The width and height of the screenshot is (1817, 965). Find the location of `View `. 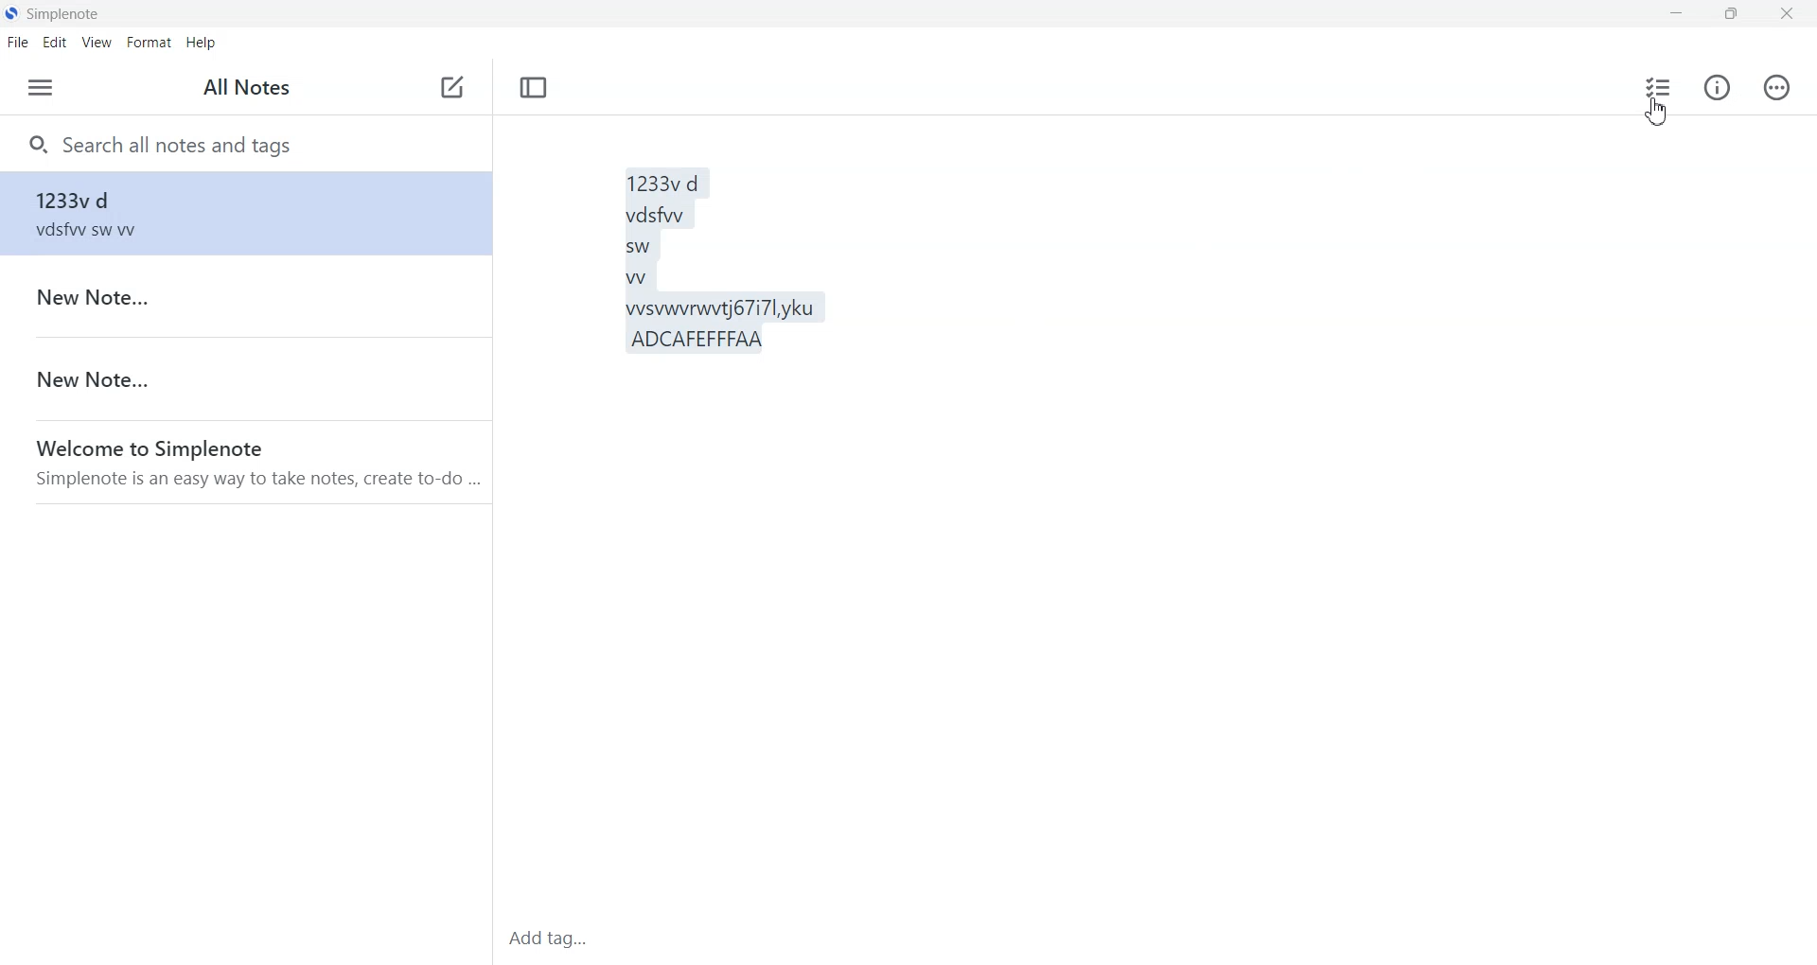

View  is located at coordinates (97, 44).